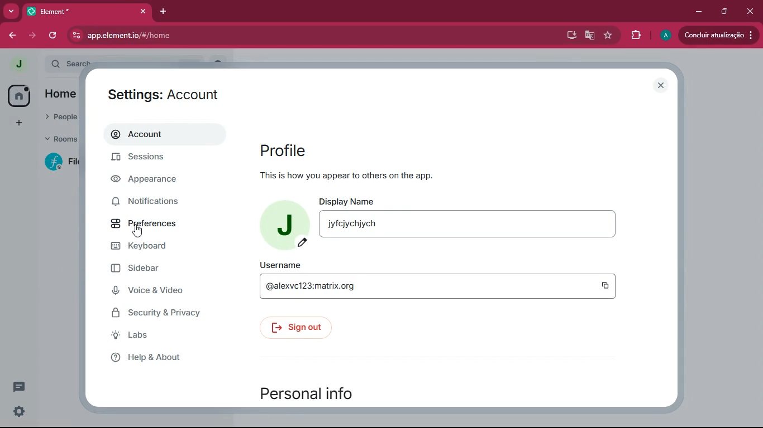 The image size is (763, 428). I want to click on close tab, so click(145, 11).